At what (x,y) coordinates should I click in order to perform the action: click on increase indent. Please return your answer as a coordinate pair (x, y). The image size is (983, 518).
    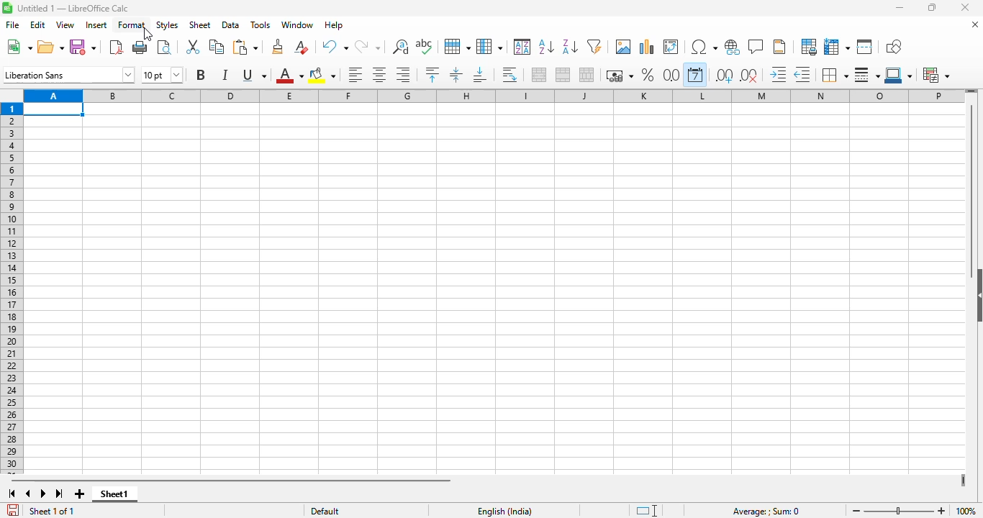
    Looking at the image, I should click on (778, 74).